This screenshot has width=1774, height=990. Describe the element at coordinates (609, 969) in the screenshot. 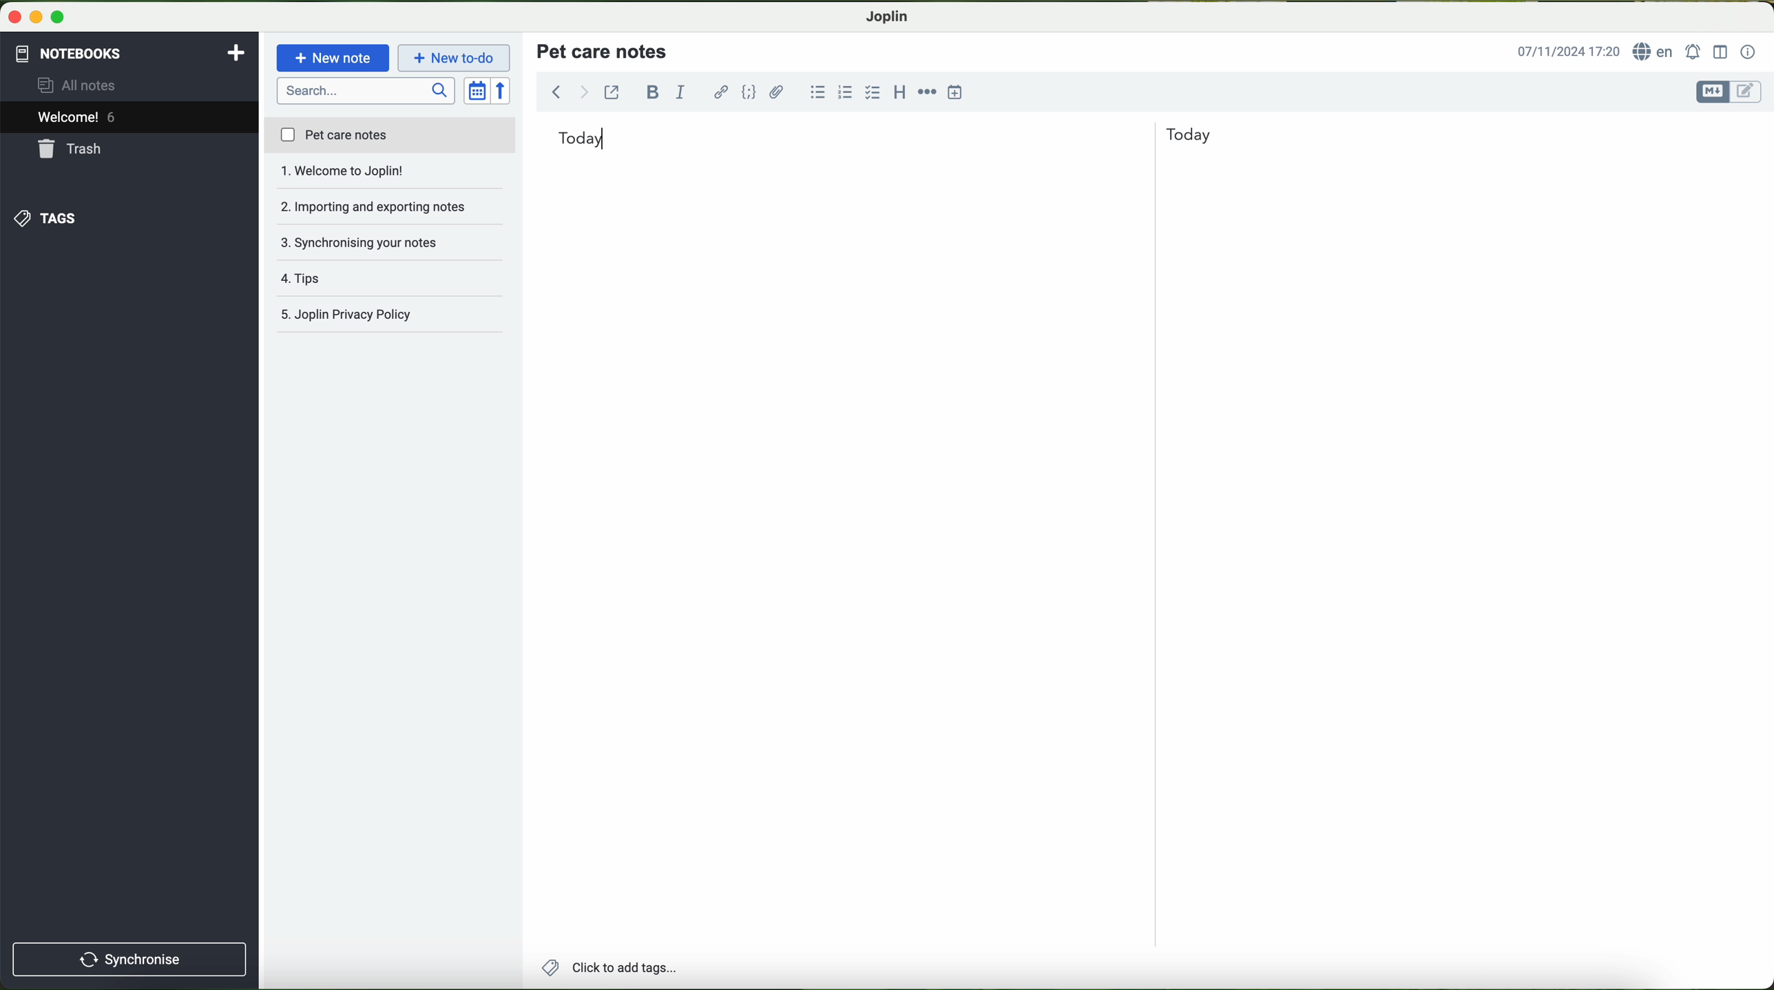

I see `add tags` at that location.